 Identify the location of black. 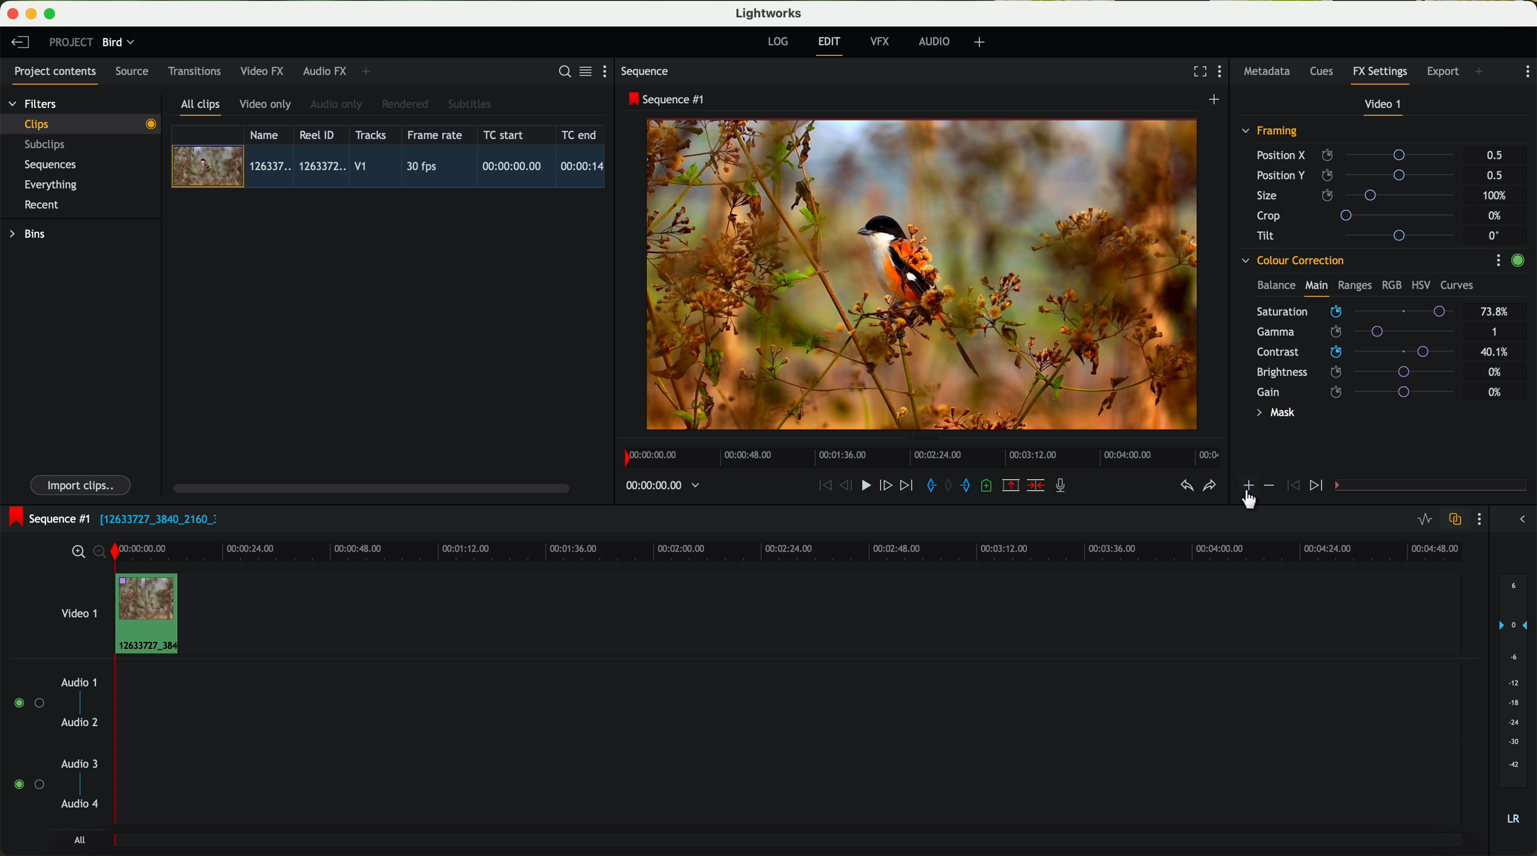
(154, 518).